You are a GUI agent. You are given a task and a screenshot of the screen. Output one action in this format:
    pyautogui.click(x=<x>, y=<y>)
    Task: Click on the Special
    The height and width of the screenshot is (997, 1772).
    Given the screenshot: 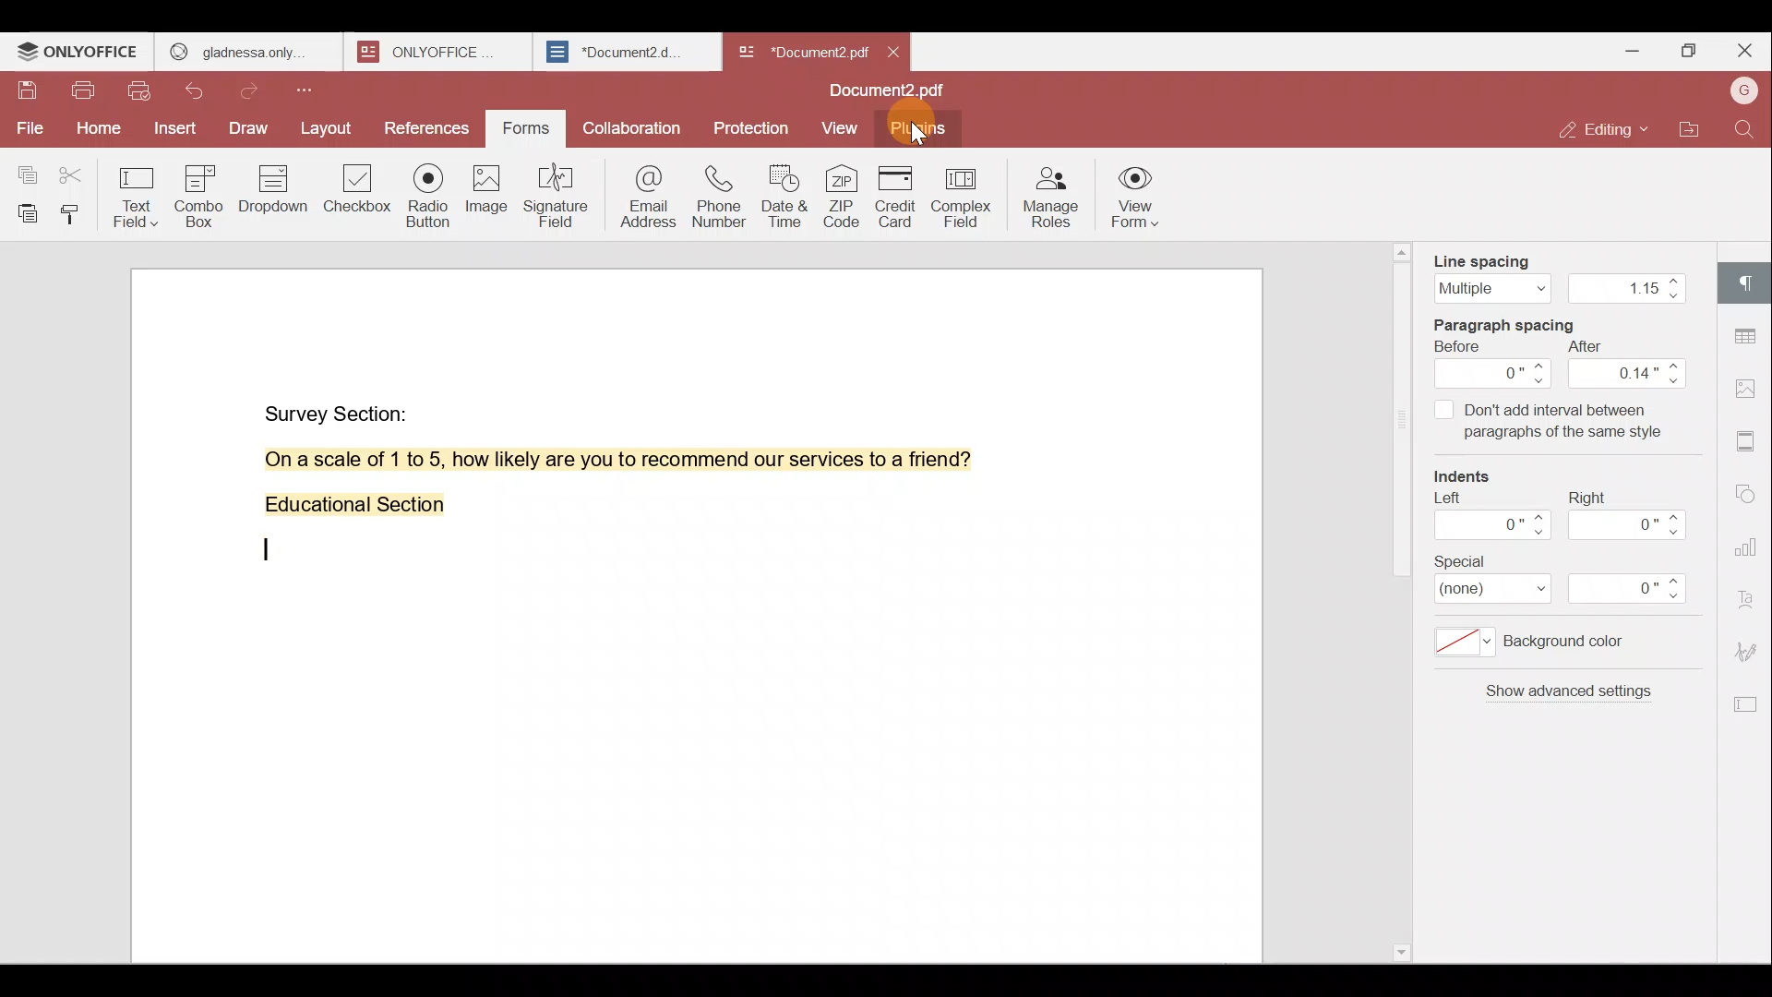 What is the action you would take?
    pyautogui.click(x=1573, y=581)
    